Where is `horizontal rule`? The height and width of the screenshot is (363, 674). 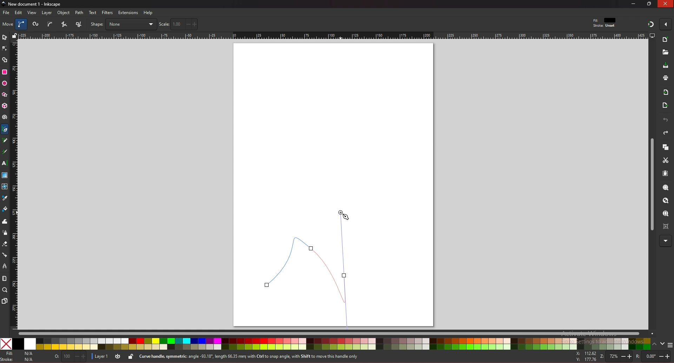
horizontal rule is located at coordinates (333, 35).